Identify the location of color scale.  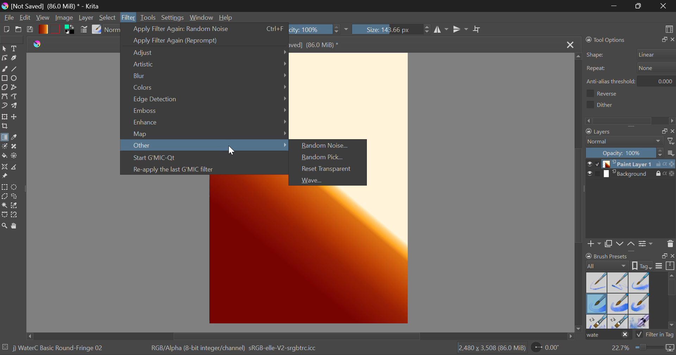
(672, 164).